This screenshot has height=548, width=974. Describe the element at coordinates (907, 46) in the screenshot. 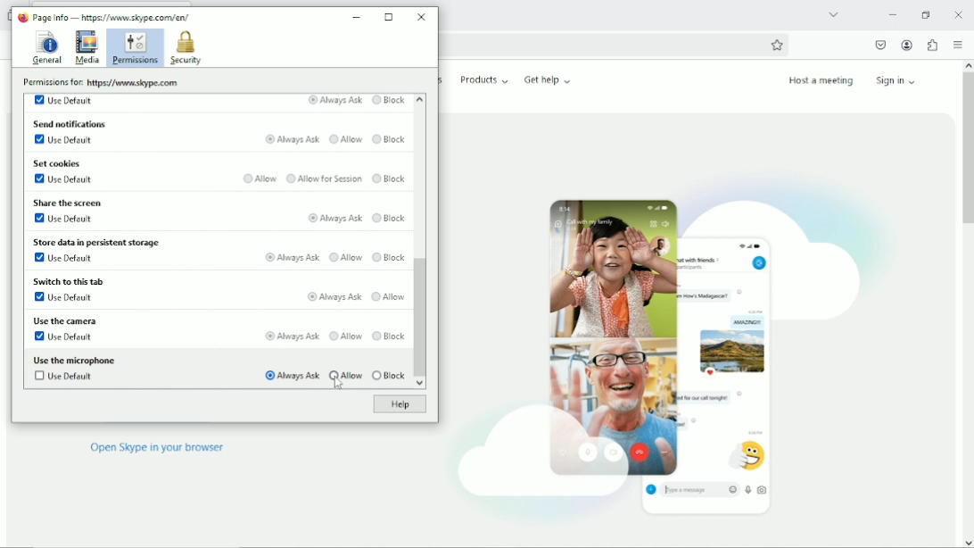

I see `Account` at that location.